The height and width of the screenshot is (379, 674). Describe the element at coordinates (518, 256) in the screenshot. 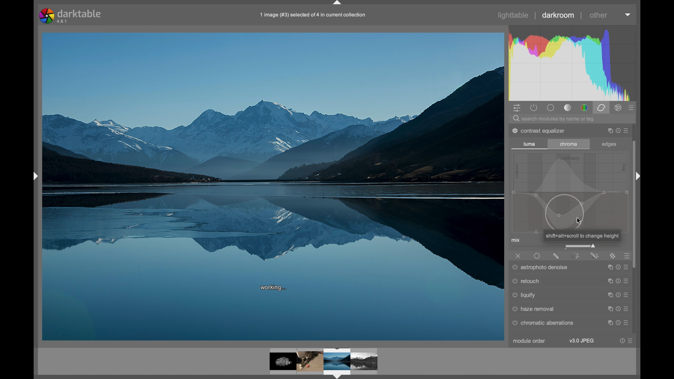

I see `off` at that location.